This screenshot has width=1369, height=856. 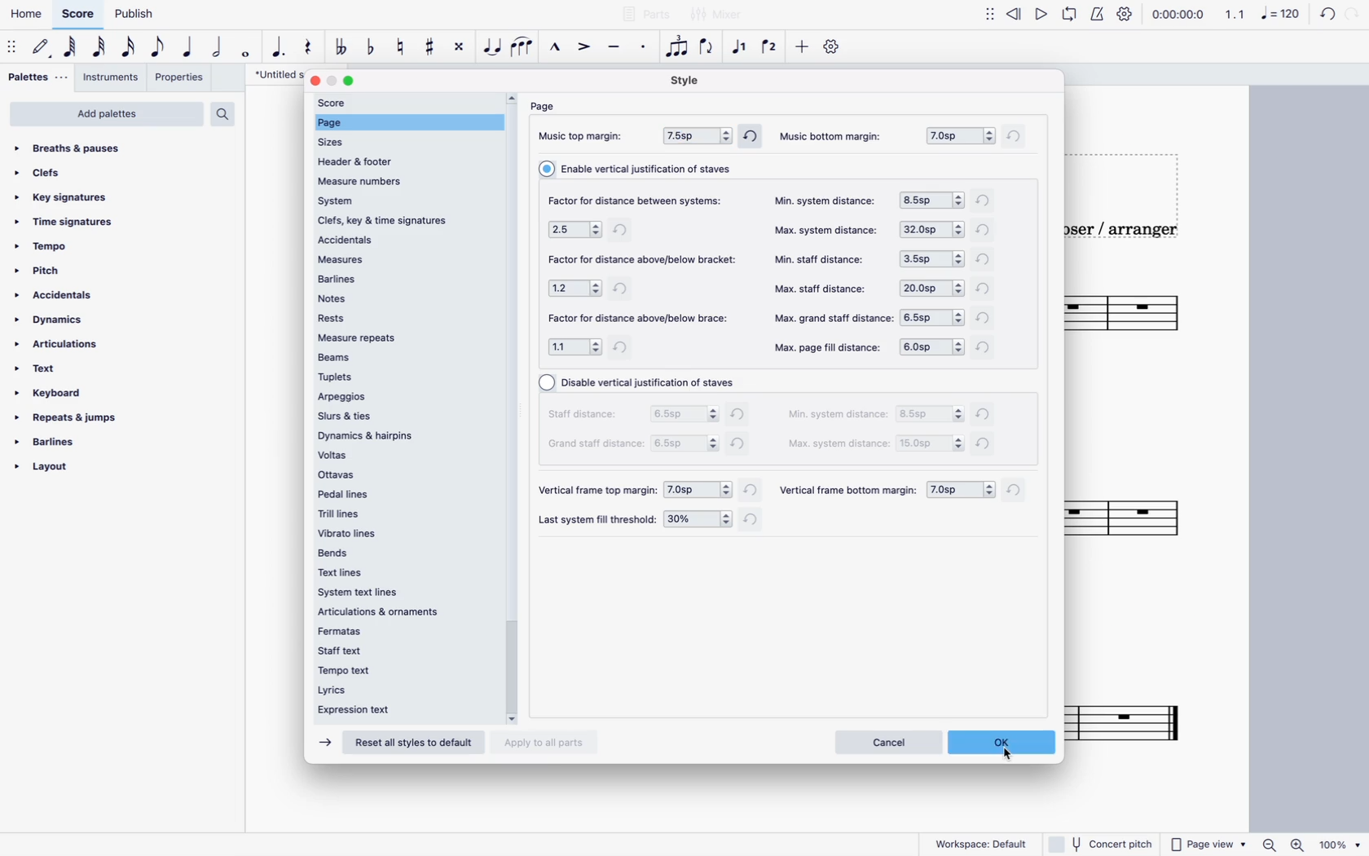 I want to click on vertical frame bottom margin, so click(x=848, y=492).